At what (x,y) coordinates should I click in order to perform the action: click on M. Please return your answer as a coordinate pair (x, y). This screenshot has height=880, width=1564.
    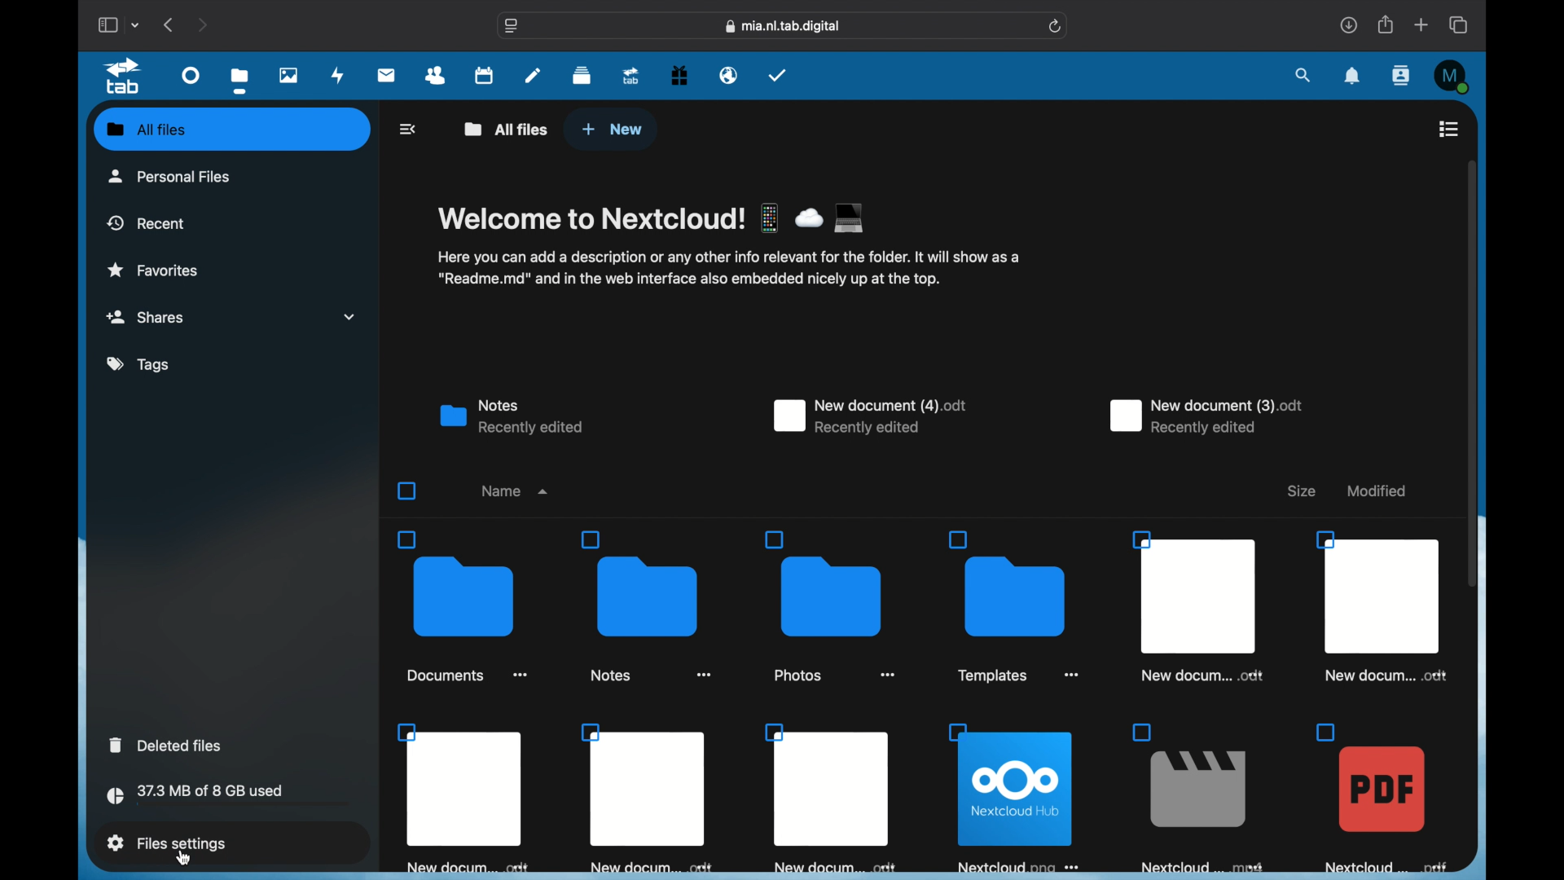
    Looking at the image, I should click on (1452, 77).